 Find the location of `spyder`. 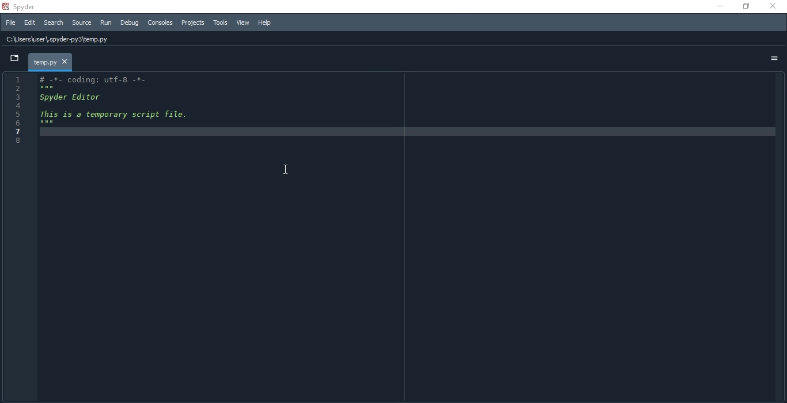

spyder is located at coordinates (25, 6).